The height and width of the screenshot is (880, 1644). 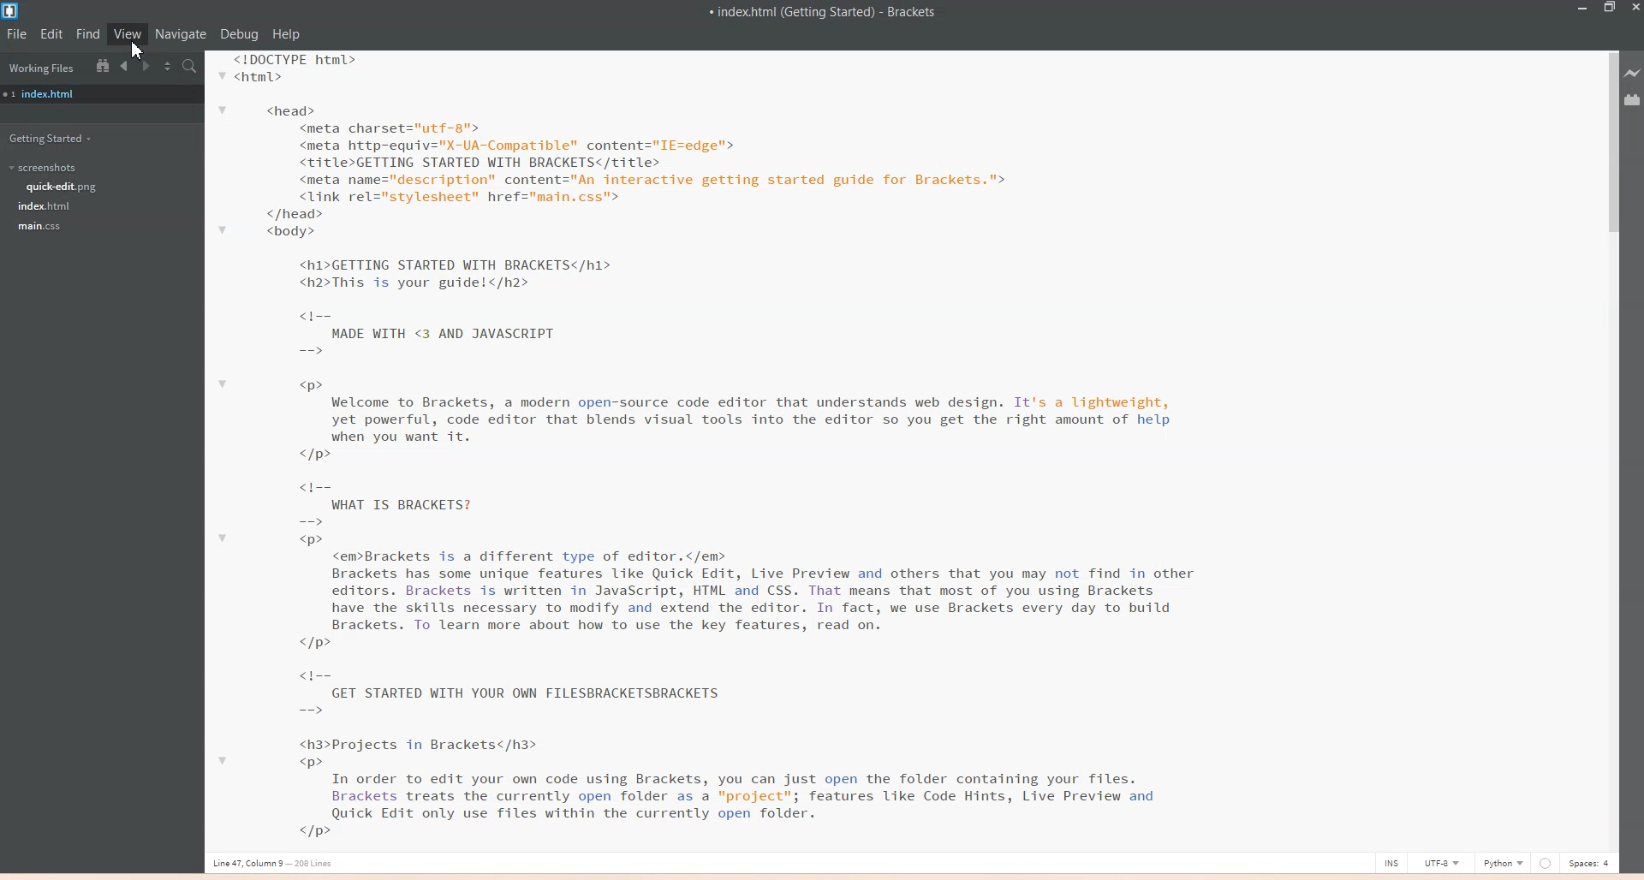 What do you see at coordinates (87, 33) in the screenshot?
I see `Find` at bounding box center [87, 33].